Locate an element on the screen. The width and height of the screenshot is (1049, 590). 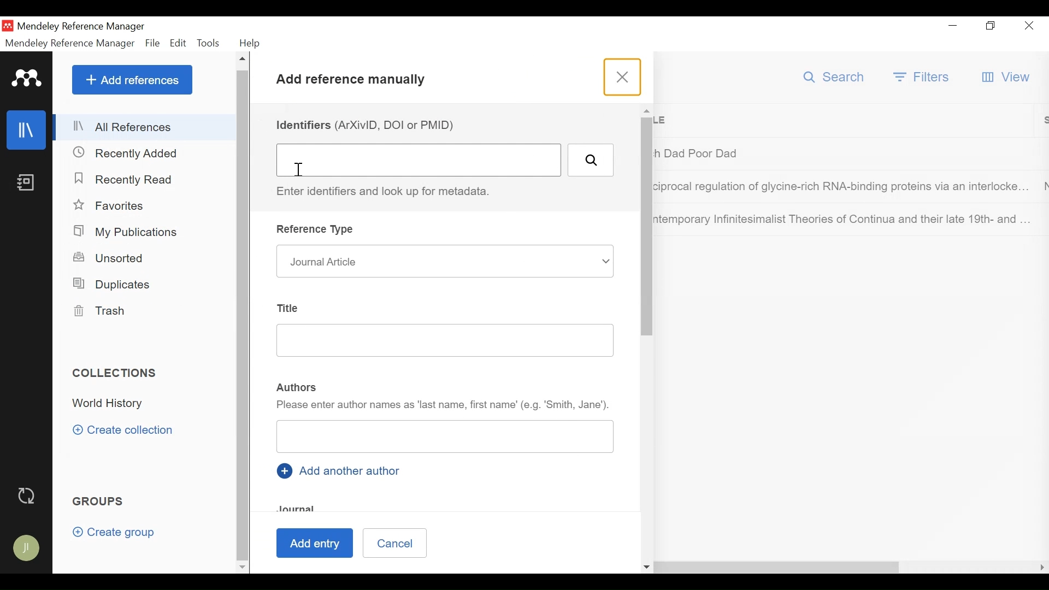
Title is located at coordinates (291, 309).